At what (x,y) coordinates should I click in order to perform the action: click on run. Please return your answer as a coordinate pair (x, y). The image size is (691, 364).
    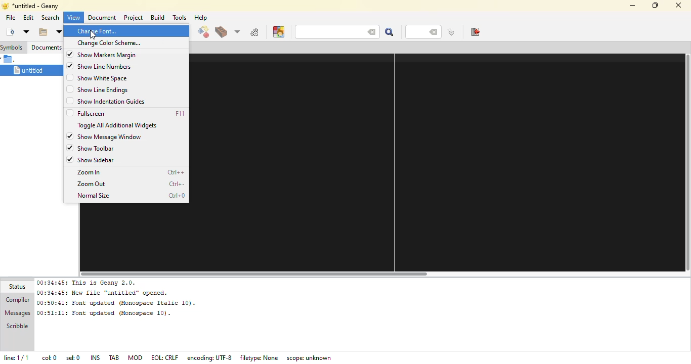
    Looking at the image, I should click on (254, 32).